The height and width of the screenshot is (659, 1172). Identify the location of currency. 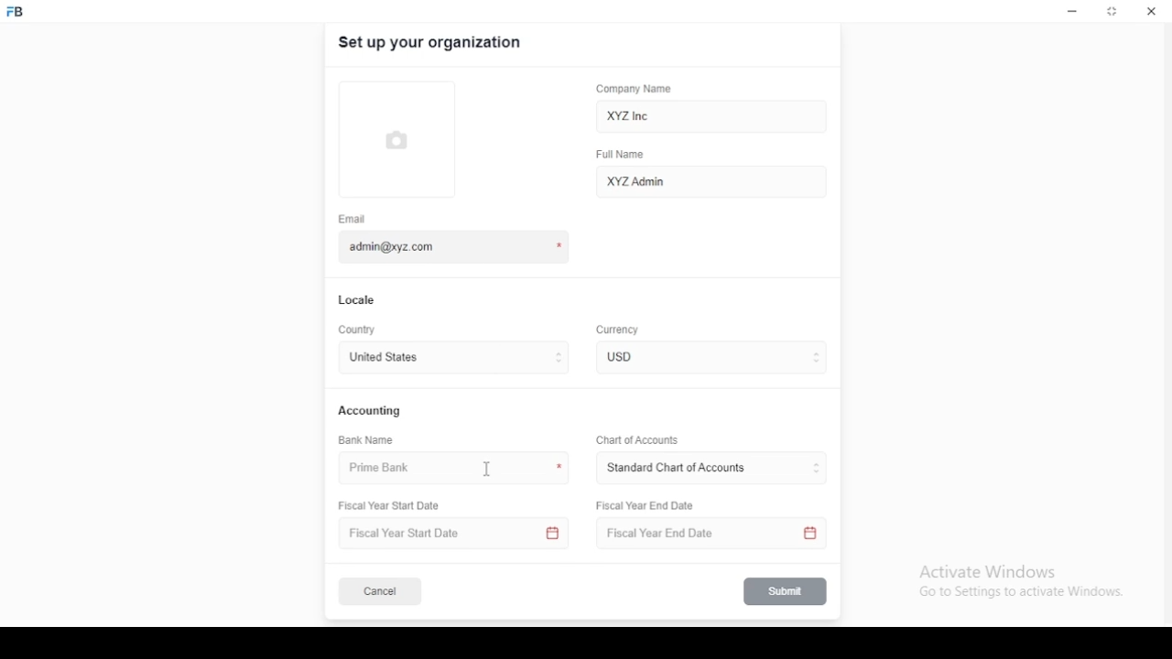
(631, 357).